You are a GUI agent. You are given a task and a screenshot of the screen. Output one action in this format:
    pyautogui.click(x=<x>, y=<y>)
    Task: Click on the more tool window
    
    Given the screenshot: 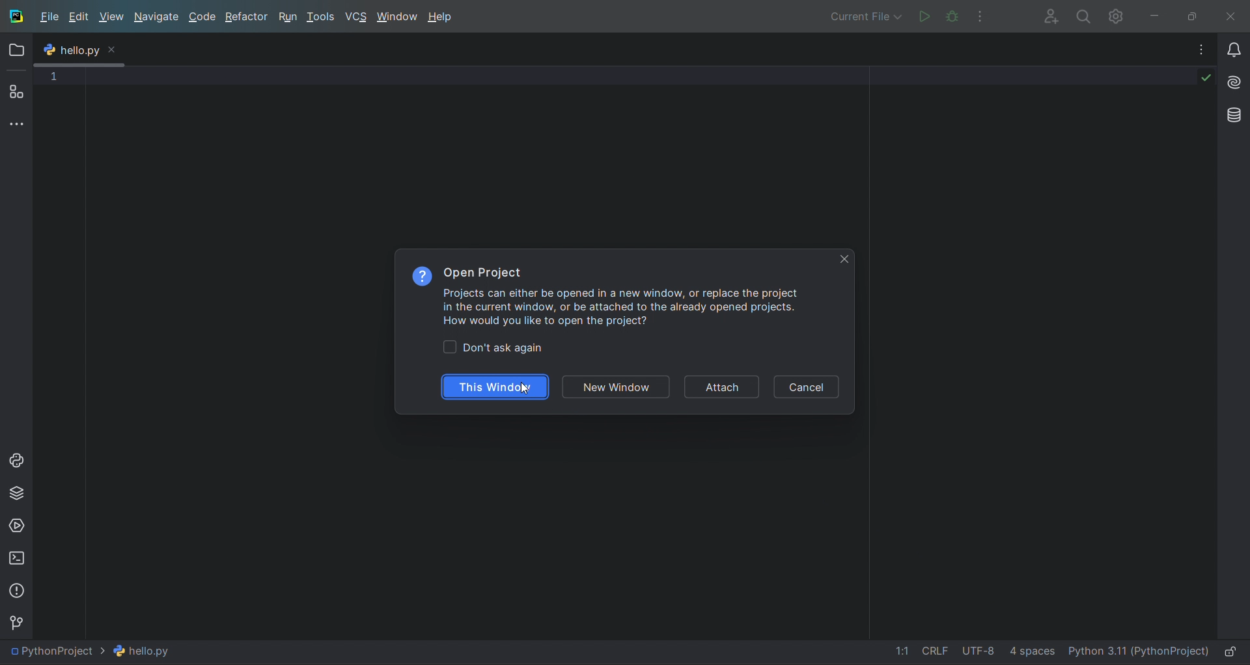 What is the action you would take?
    pyautogui.click(x=16, y=124)
    